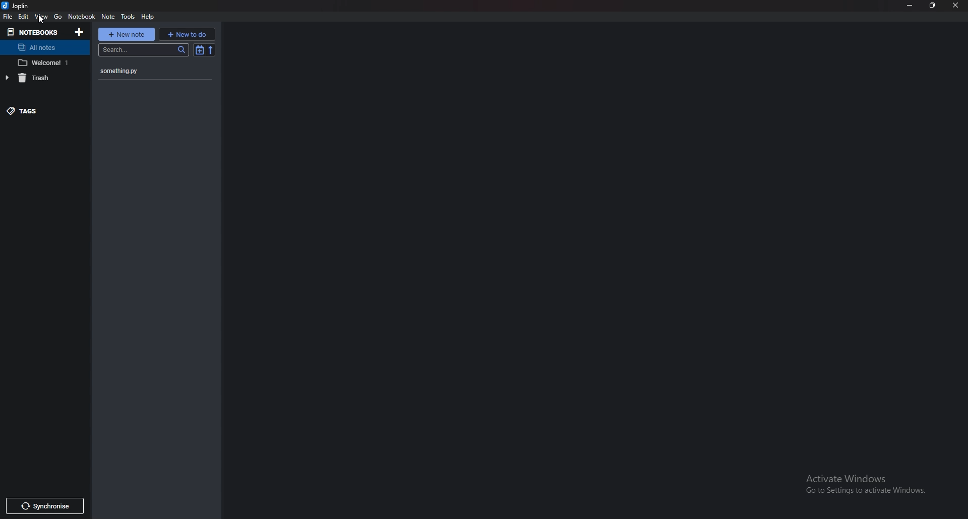 The height and width of the screenshot is (519, 968). I want to click on Minimize, so click(910, 5).